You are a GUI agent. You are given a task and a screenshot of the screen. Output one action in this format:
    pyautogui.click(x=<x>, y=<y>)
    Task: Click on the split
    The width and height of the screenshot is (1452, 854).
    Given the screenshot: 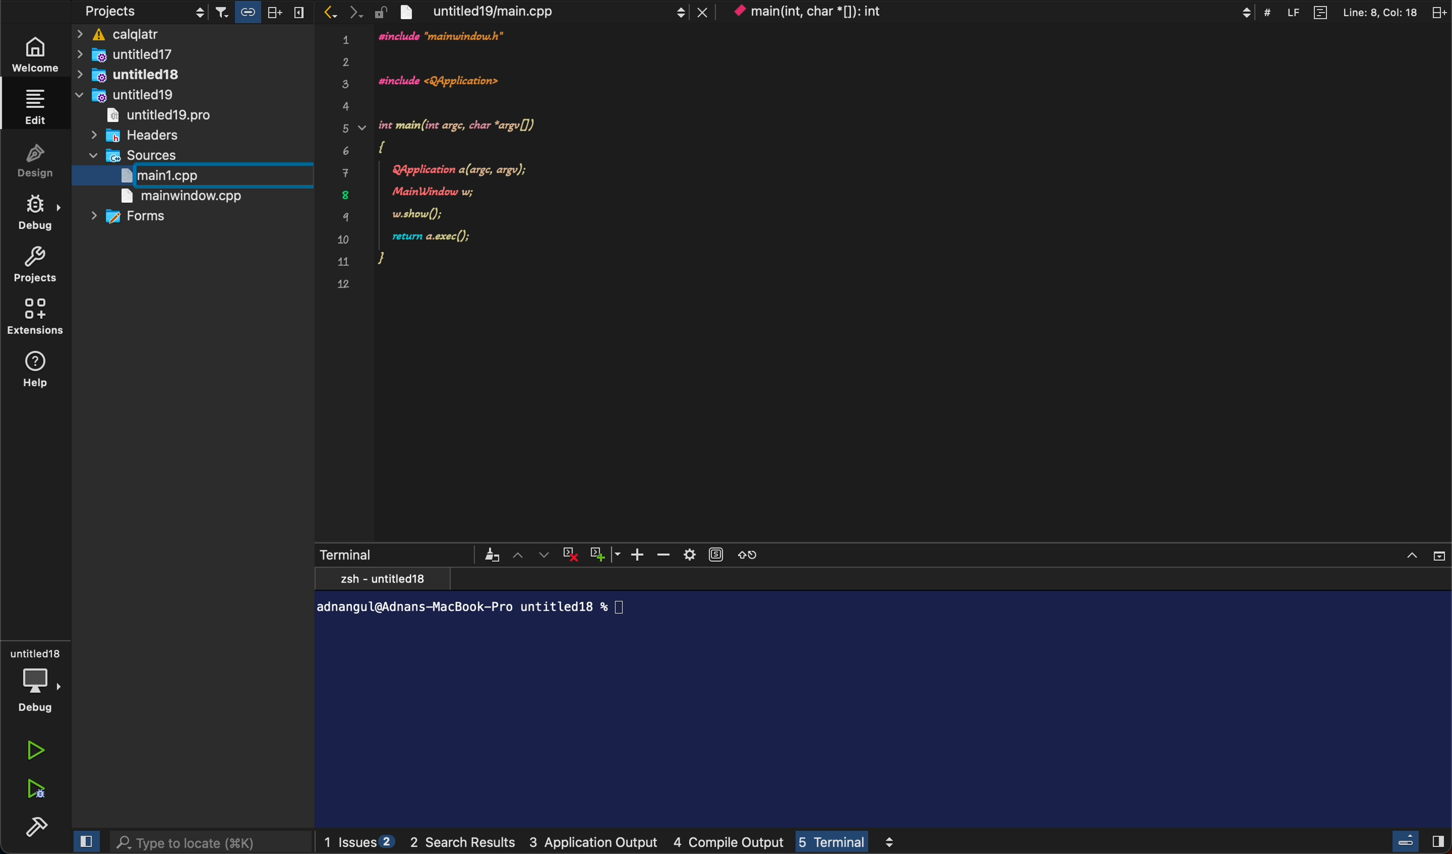 What is the action you would take?
    pyautogui.click(x=1437, y=11)
    